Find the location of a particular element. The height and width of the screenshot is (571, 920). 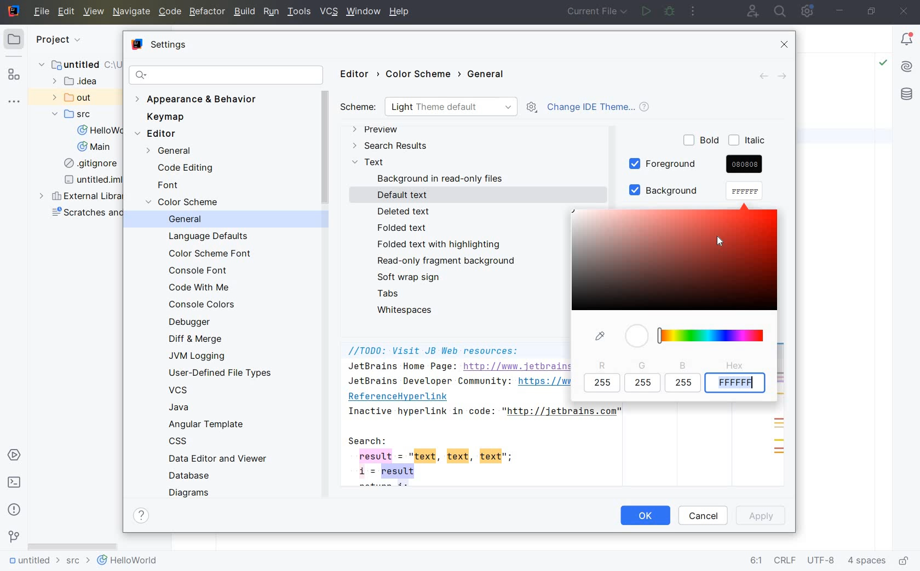

version control is located at coordinates (13, 538).